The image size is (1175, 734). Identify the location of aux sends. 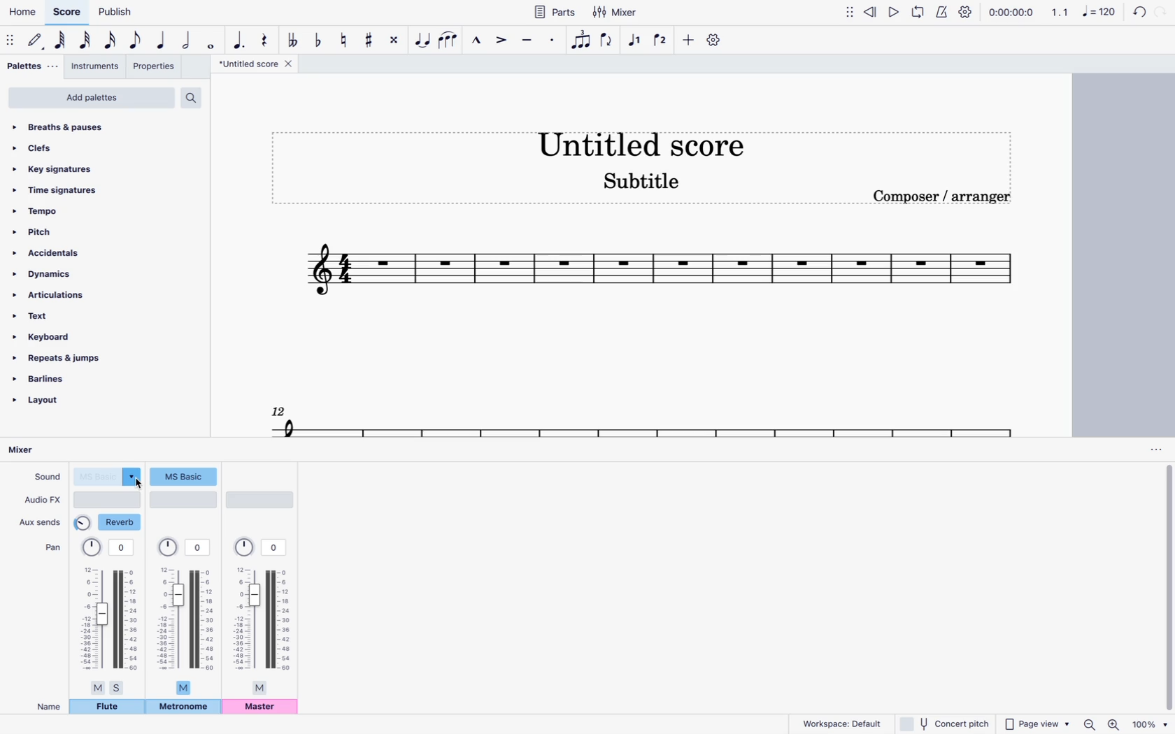
(41, 519).